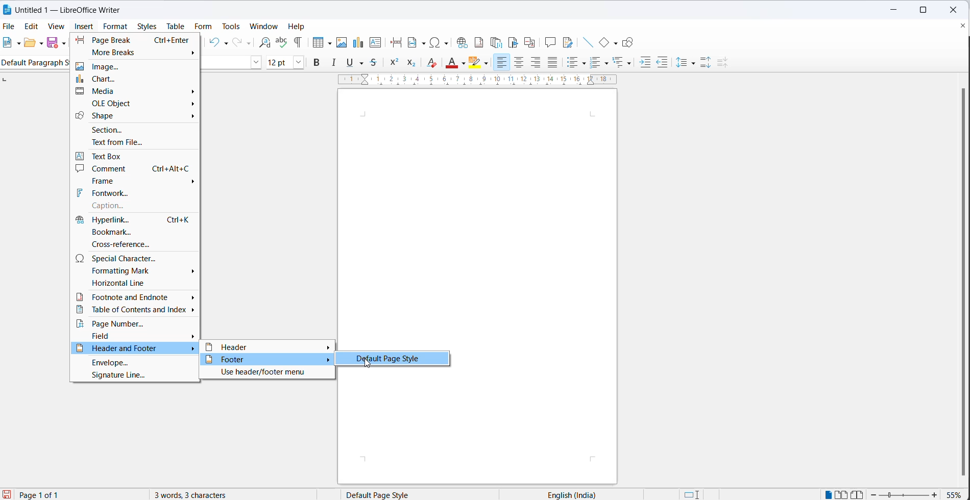  I want to click on toggle ordered list , so click(607, 63).